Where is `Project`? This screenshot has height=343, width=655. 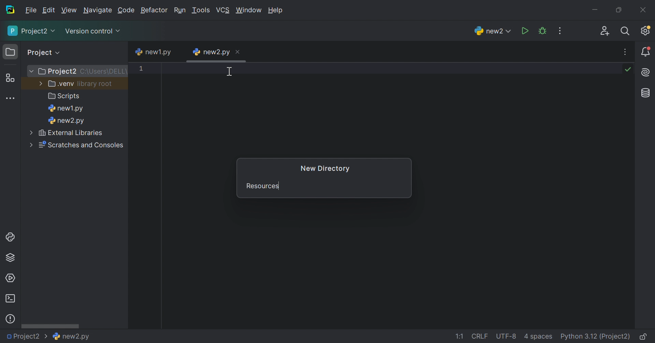
Project is located at coordinates (44, 51).